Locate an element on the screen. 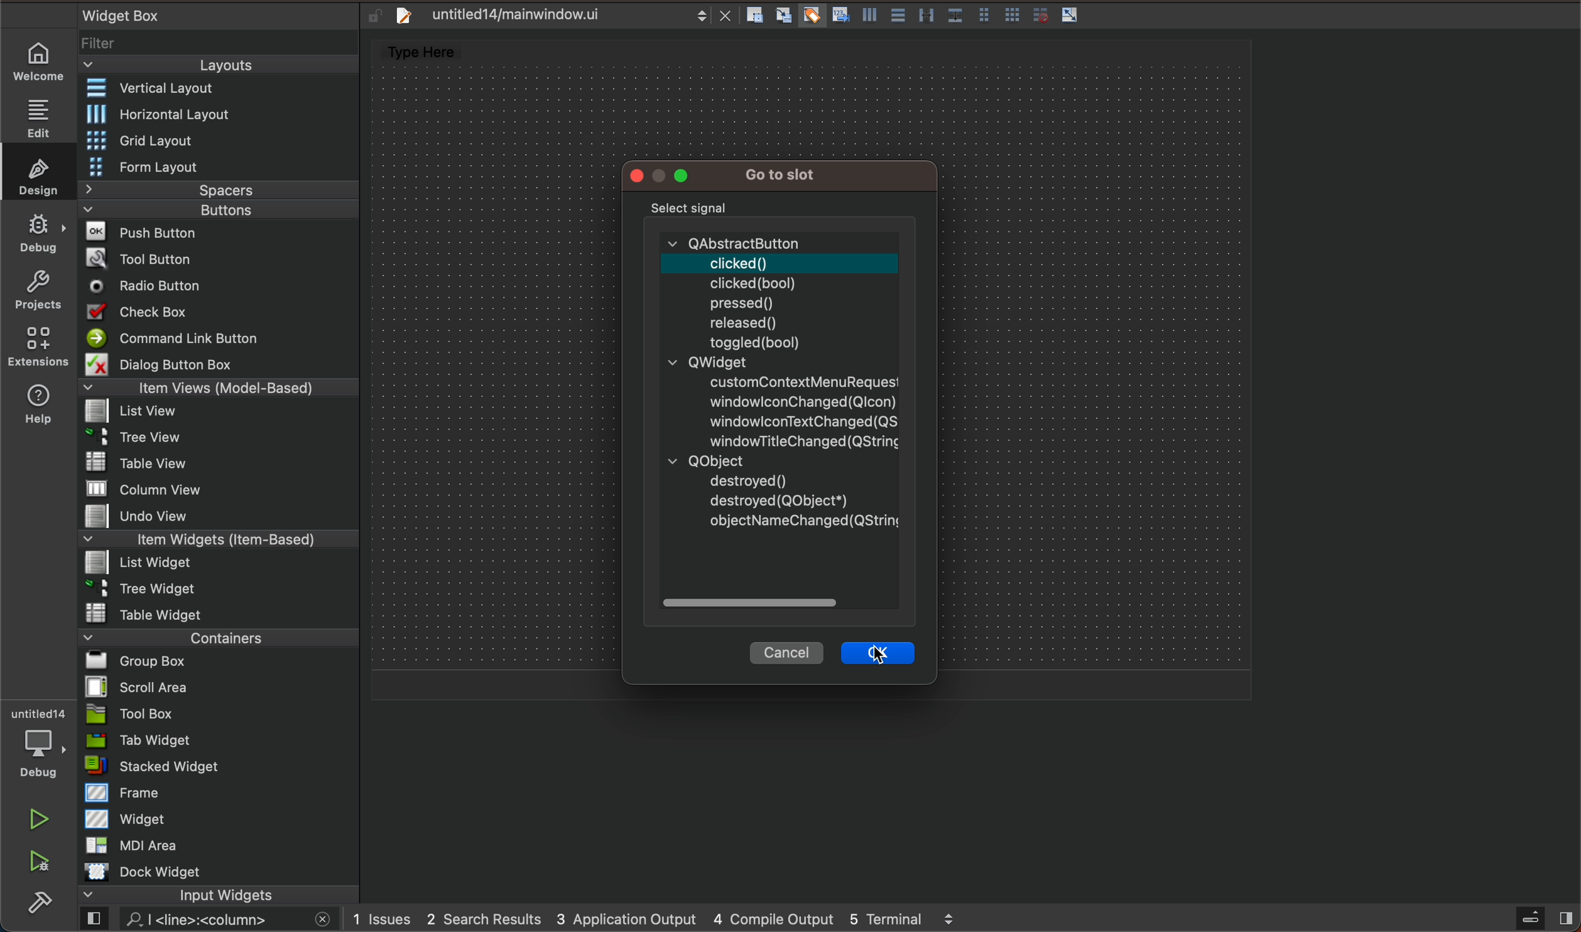 The width and height of the screenshot is (1581, 932). form layout is located at coordinates (219, 166).